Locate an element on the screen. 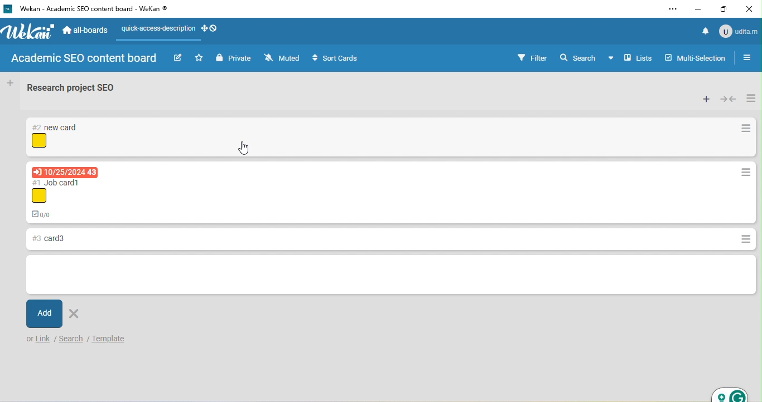 The height and width of the screenshot is (402, 762). board view is located at coordinates (631, 58).